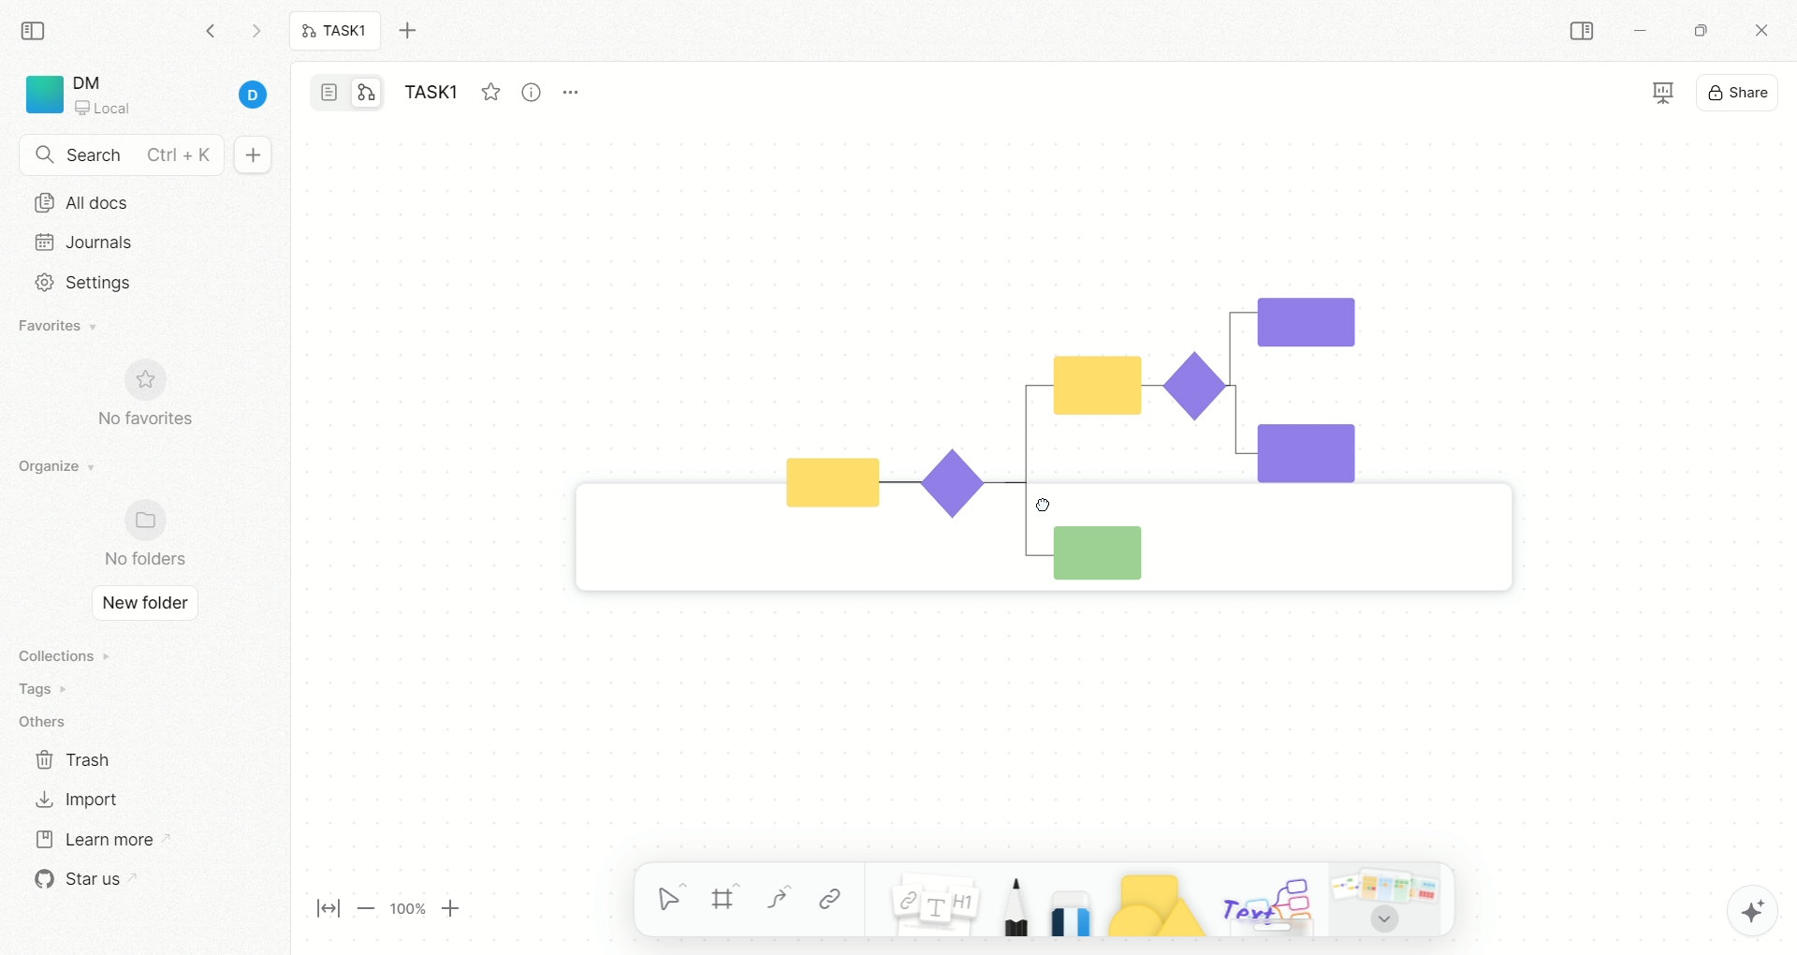 This screenshot has width=1797, height=955. I want to click on cursor, so click(1382, 920).